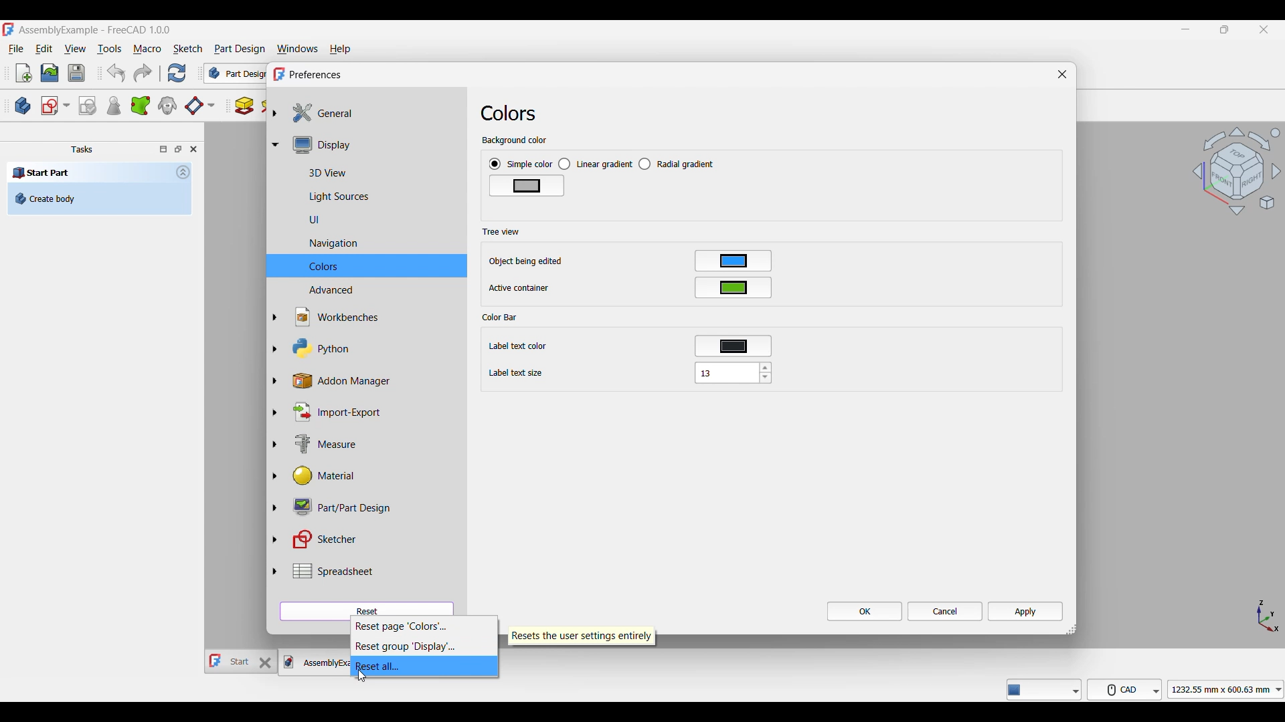 This screenshot has height=722, width=1285. Describe the element at coordinates (677, 164) in the screenshot. I see `Toggle for Radial gradient` at that location.